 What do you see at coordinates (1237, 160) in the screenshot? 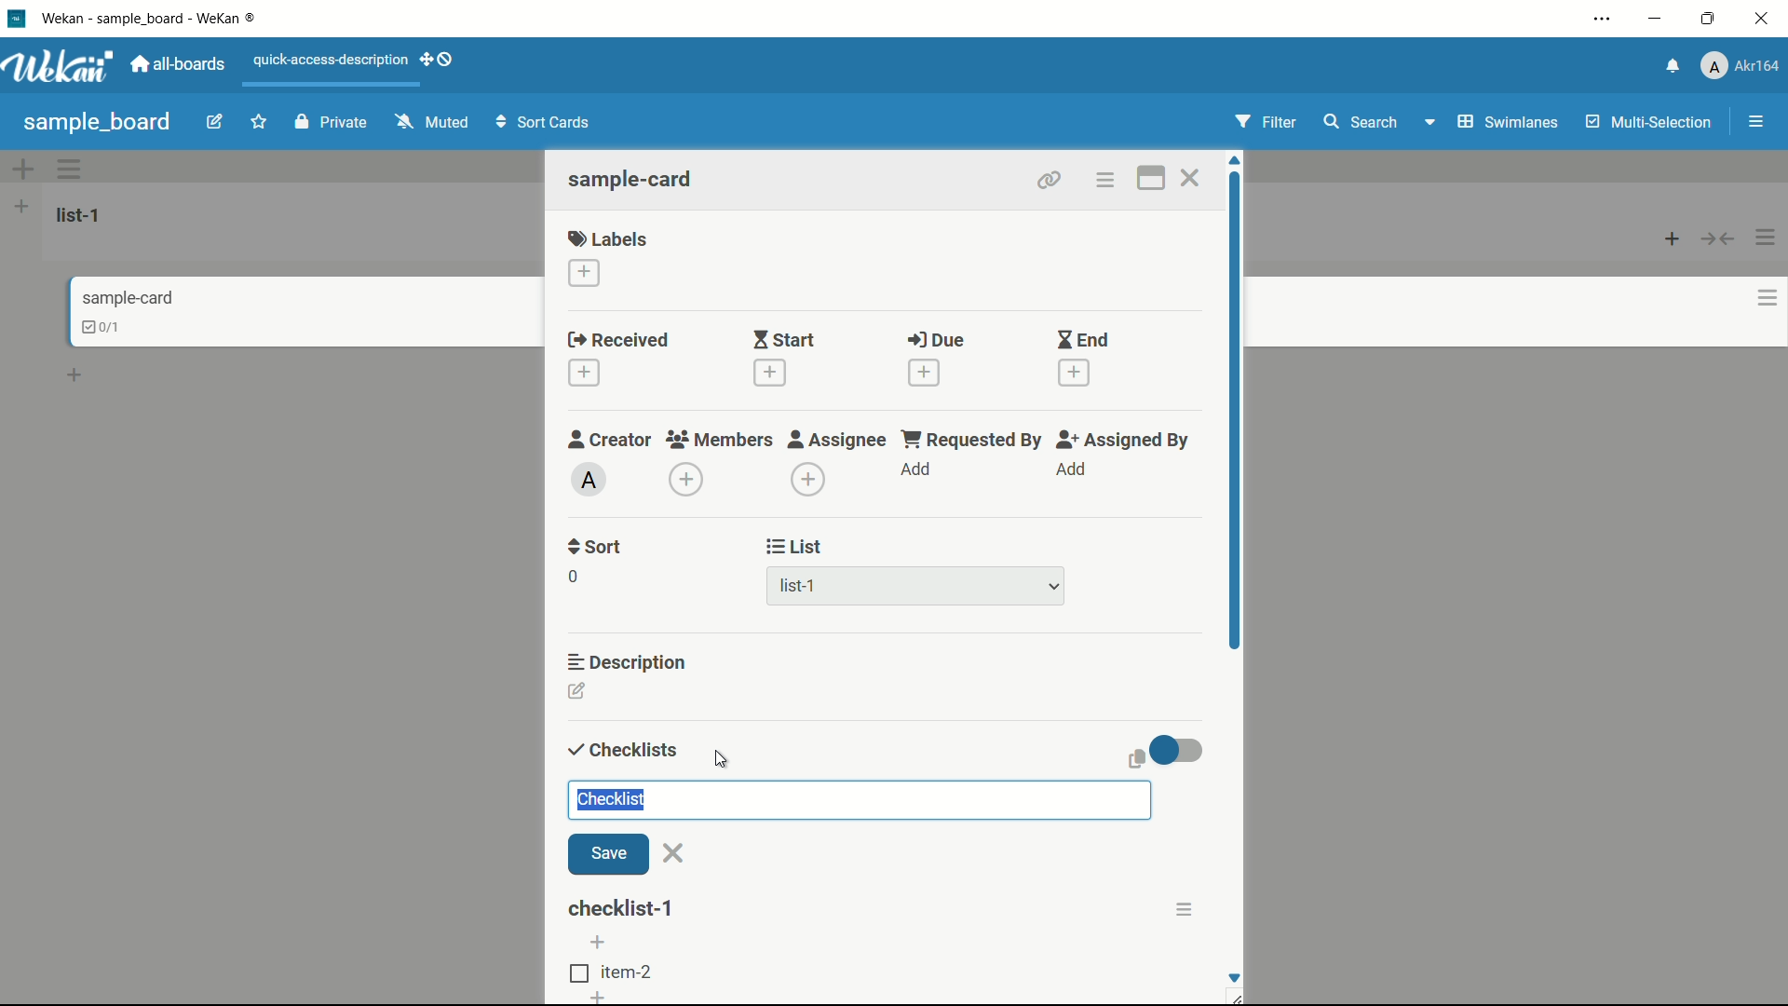
I see `scroll up` at bounding box center [1237, 160].